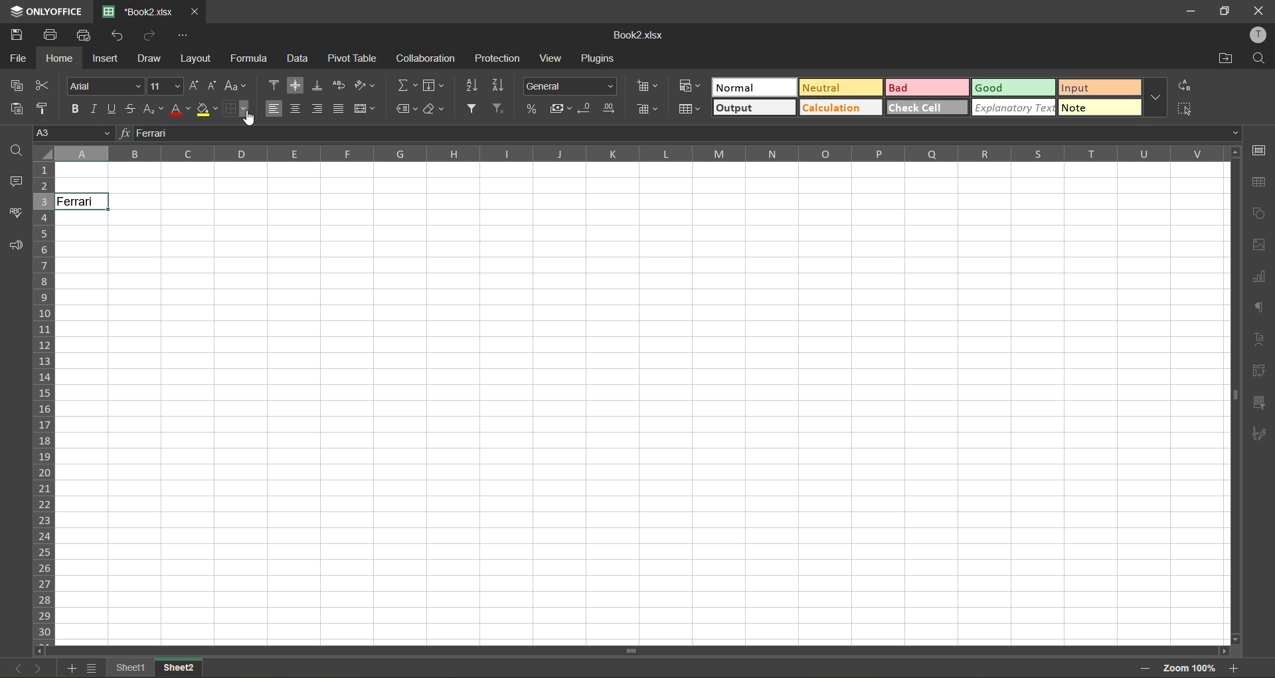  Describe the element at coordinates (70, 132) in the screenshot. I see `cell address` at that location.